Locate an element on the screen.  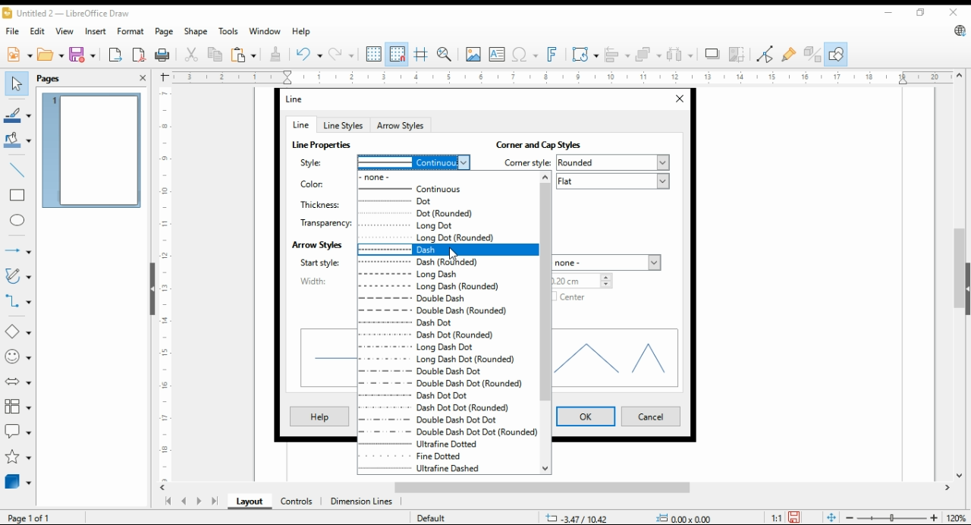
fine dotted is located at coordinates (447, 455).